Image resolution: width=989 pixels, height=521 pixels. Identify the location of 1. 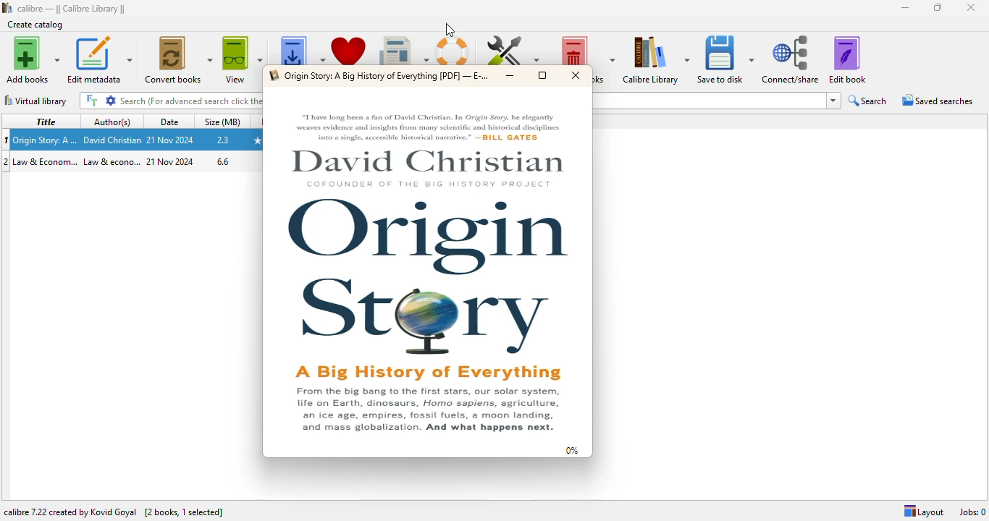
(7, 140).